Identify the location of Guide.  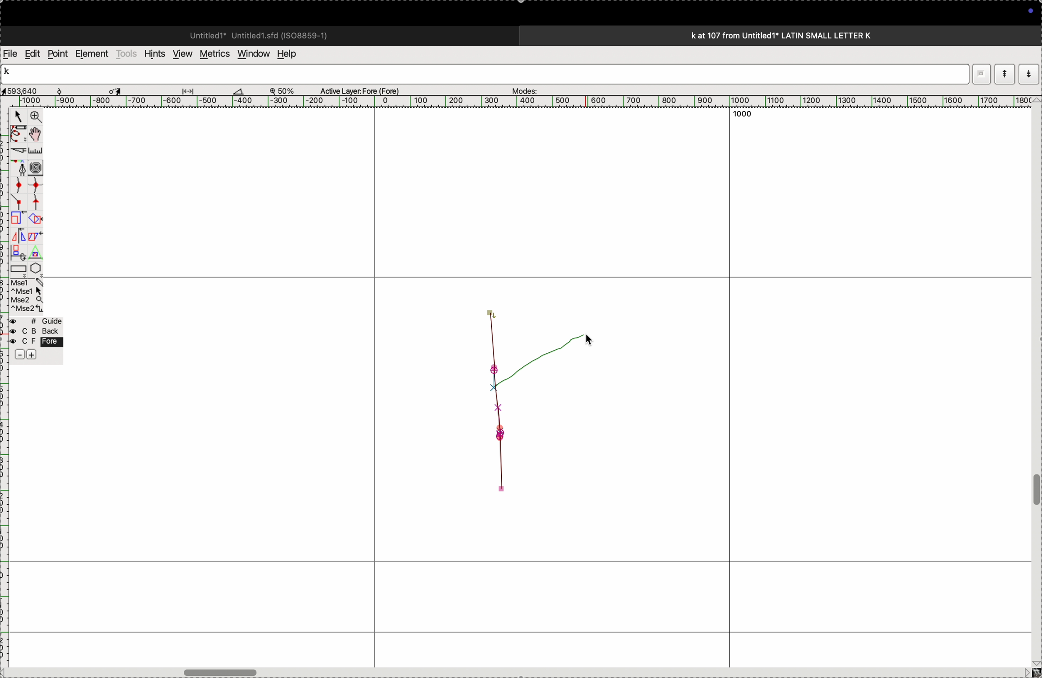
(37, 339).